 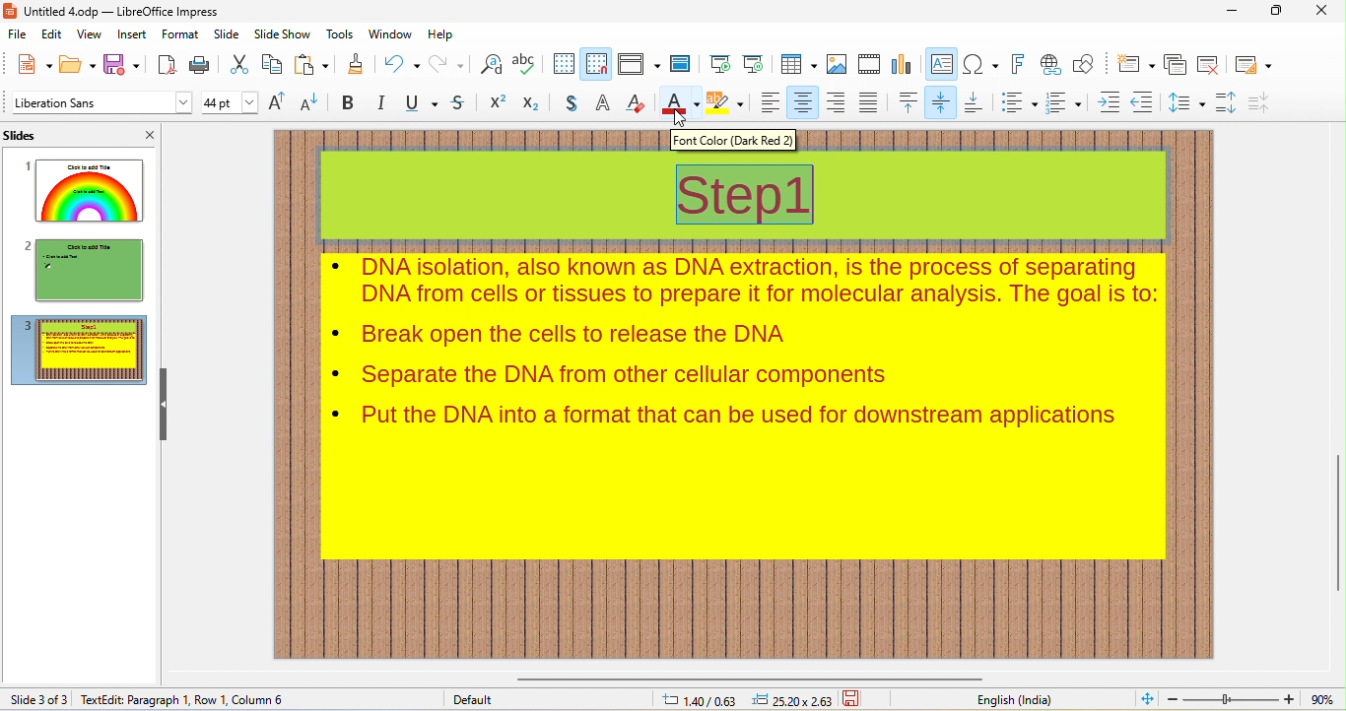 I want to click on justified, so click(x=868, y=102).